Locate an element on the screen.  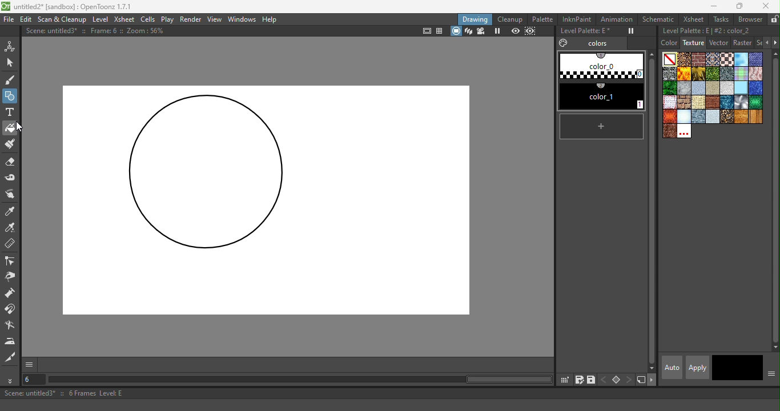
Render is located at coordinates (192, 19).